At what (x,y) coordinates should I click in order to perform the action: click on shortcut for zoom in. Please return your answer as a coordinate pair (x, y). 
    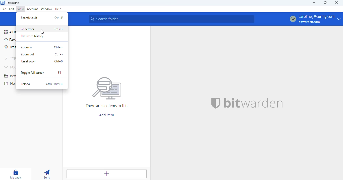
    Looking at the image, I should click on (58, 47).